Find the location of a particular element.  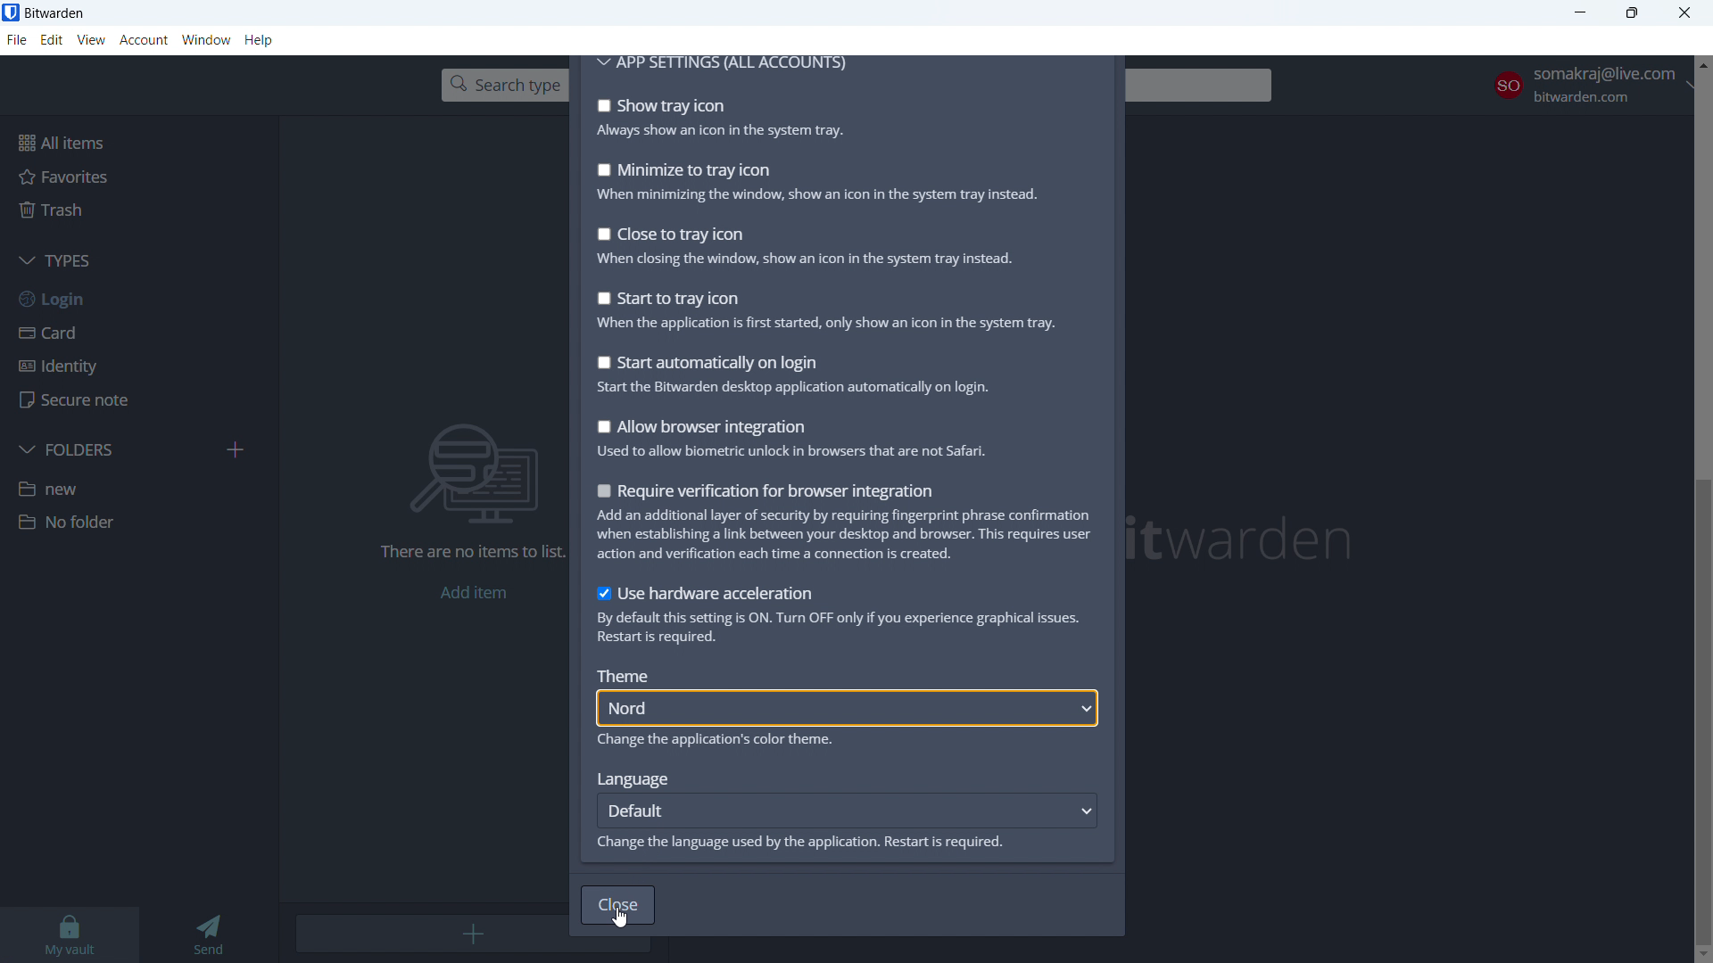

edit is located at coordinates (53, 40).